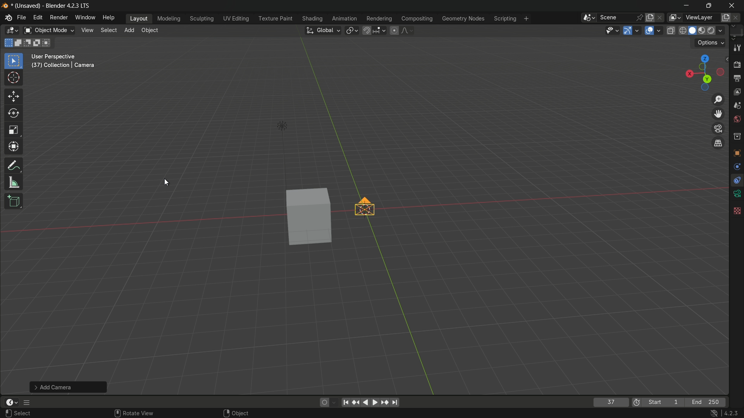 The height and width of the screenshot is (418, 744). What do you see at coordinates (13, 96) in the screenshot?
I see `move` at bounding box center [13, 96].